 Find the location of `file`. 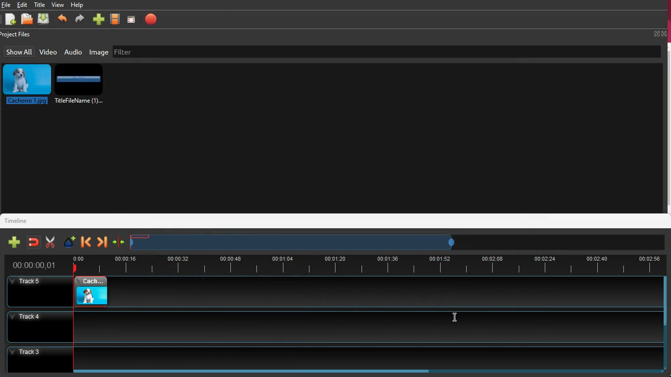

file is located at coordinates (6, 5).